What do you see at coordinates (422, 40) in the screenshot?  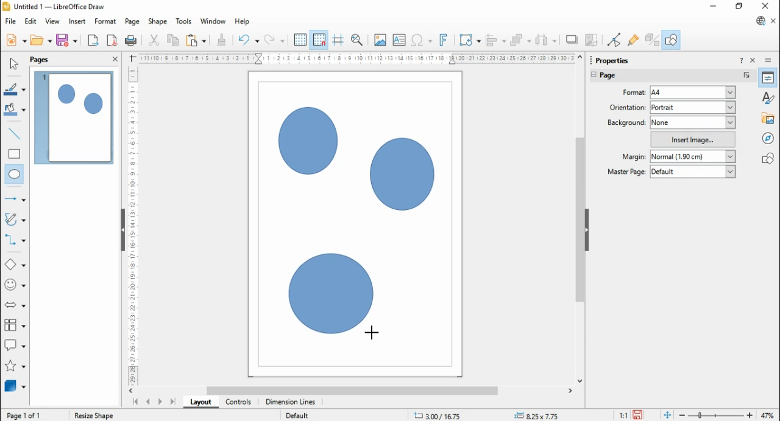 I see `insert special characters` at bounding box center [422, 40].